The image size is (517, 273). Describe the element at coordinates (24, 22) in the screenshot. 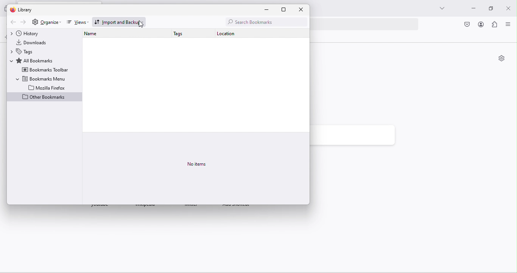

I see `forward` at that location.